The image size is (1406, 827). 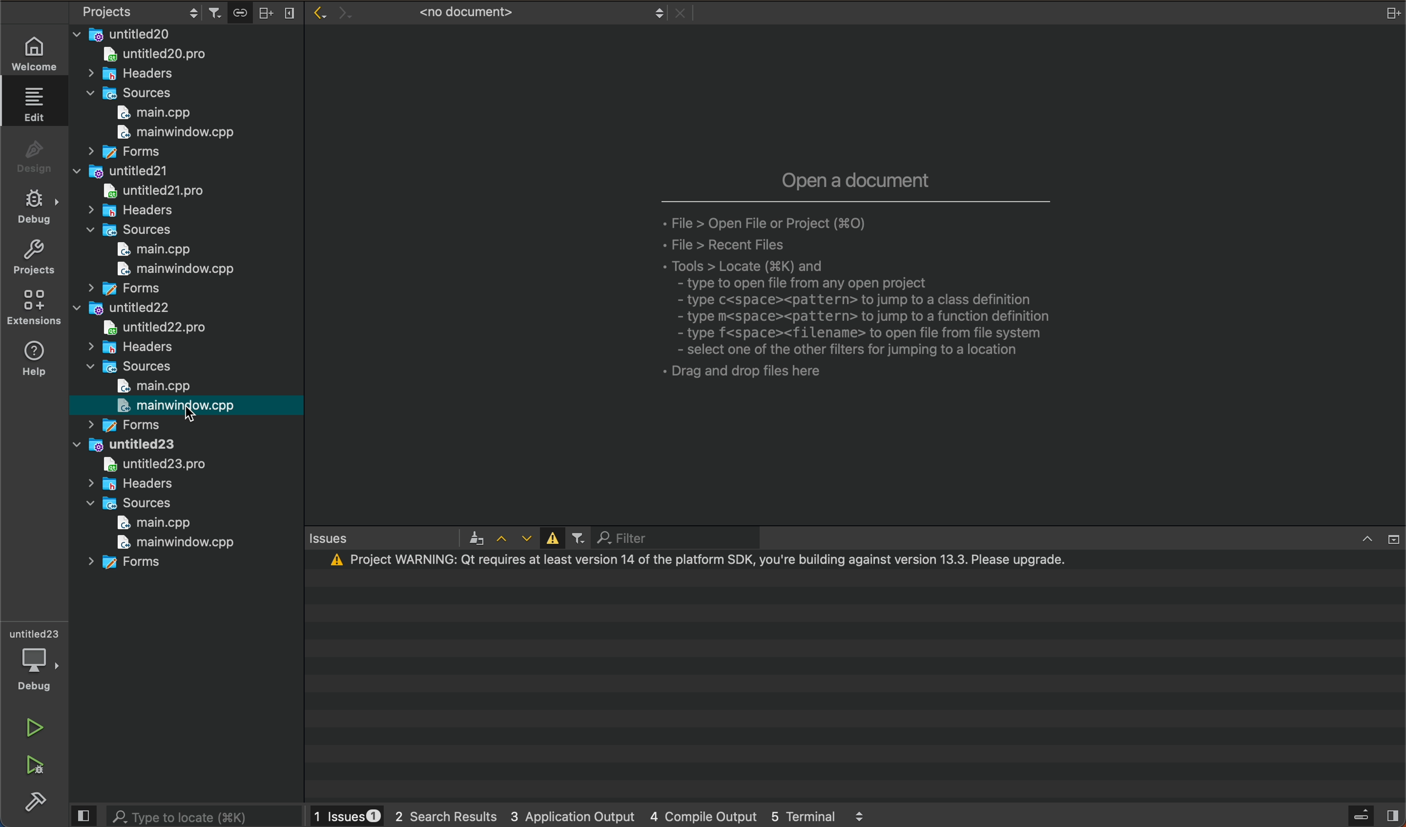 What do you see at coordinates (33, 801) in the screenshot?
I see `build ` at bounding box center [33, 801].